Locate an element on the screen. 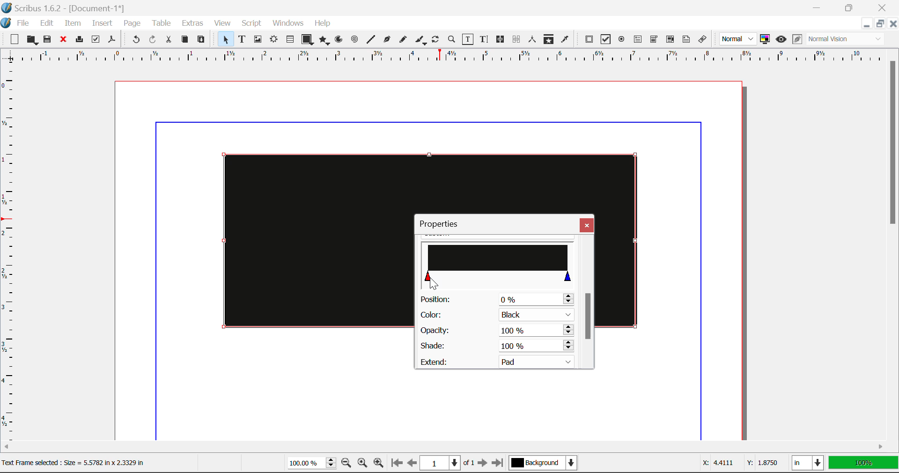  Text Annotation is located at coordinates (688, 40).